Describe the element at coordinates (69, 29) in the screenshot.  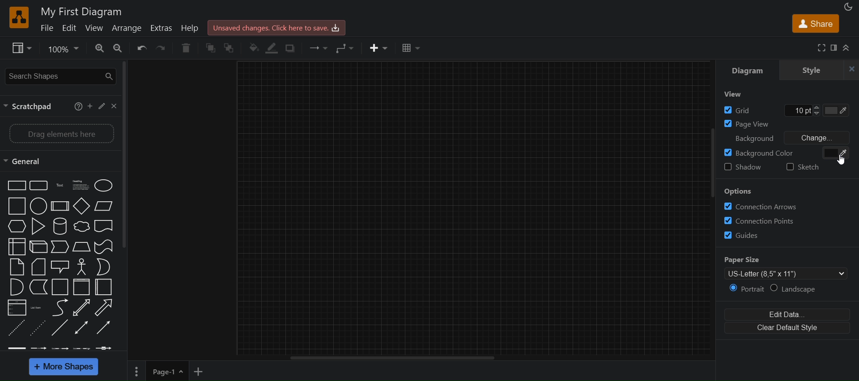
I see `edit` at that location.